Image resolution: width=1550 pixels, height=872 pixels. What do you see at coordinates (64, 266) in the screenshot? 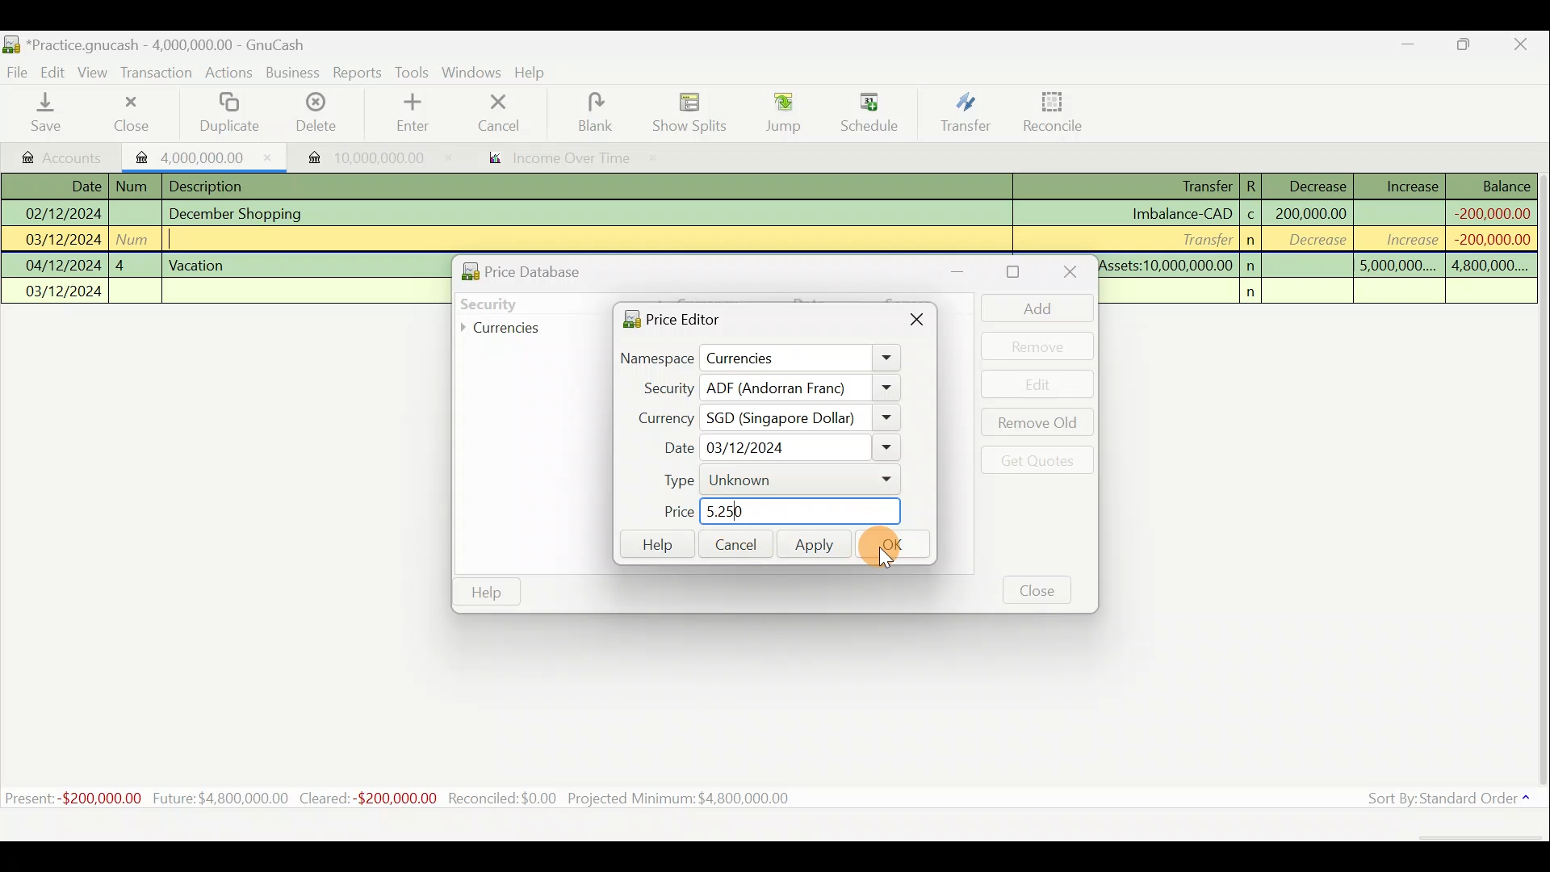
I see `04/12/2024` at bounding box center [64, 266].